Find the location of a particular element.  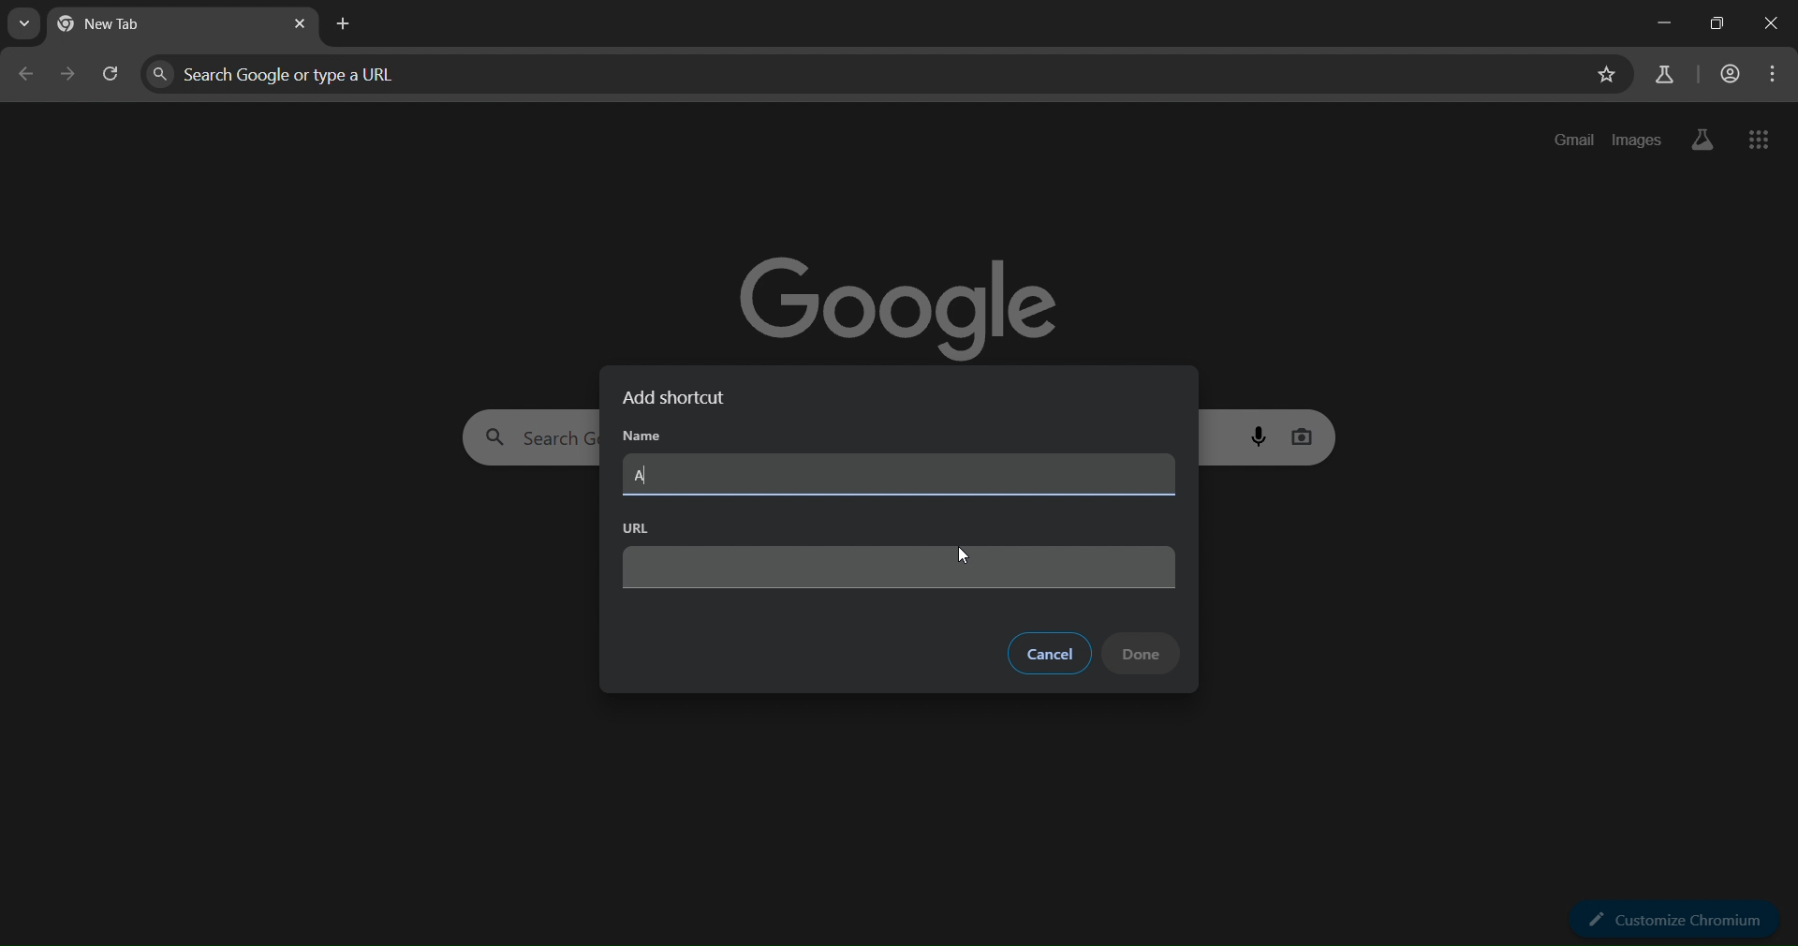

customize chromium is located at coordinates (1680, 918).